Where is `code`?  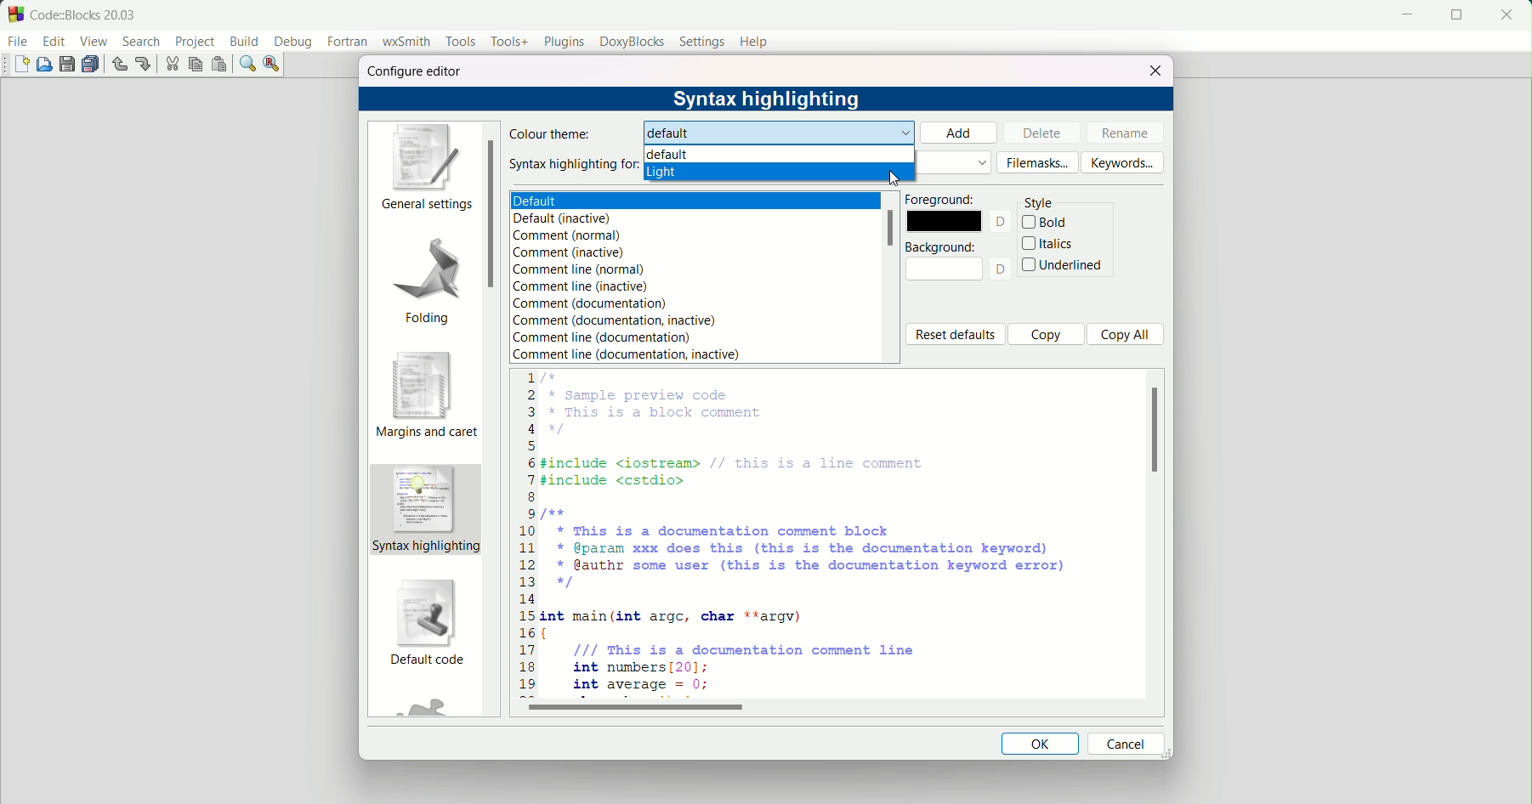
code is located at coordinates (808, 535).